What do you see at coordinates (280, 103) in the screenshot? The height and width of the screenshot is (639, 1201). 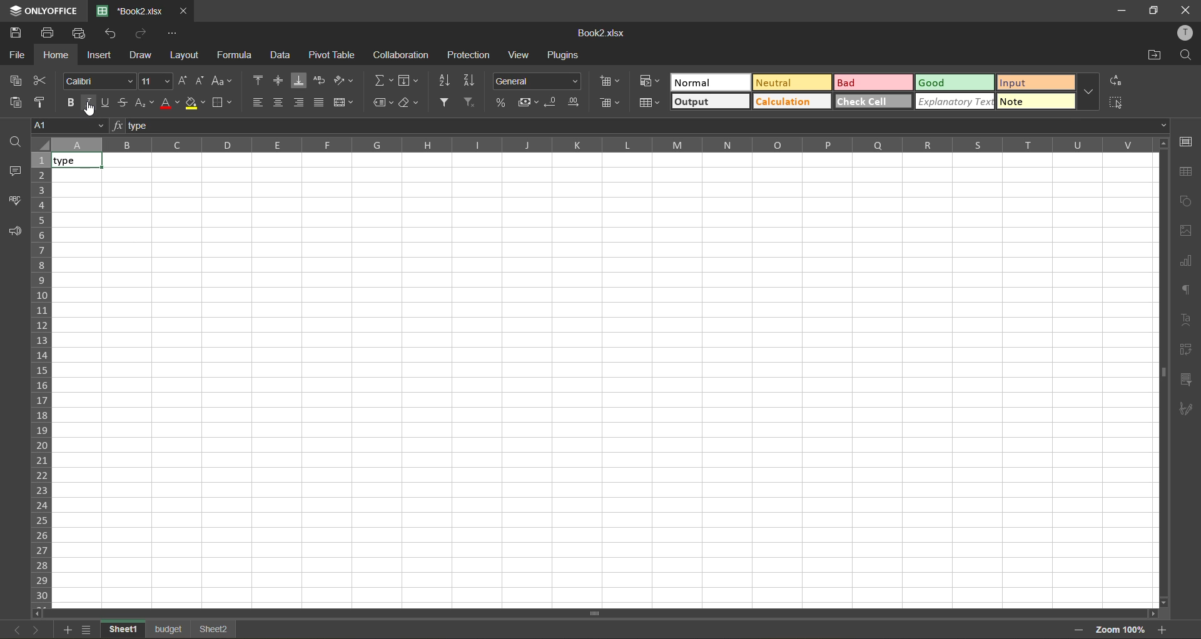 I see `align center` at bounding box center [280, 103].